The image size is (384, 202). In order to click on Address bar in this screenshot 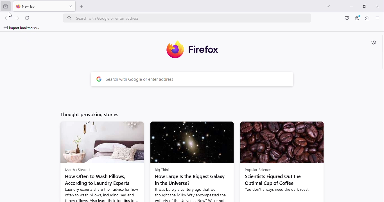, I will do `click(186, 17)`.